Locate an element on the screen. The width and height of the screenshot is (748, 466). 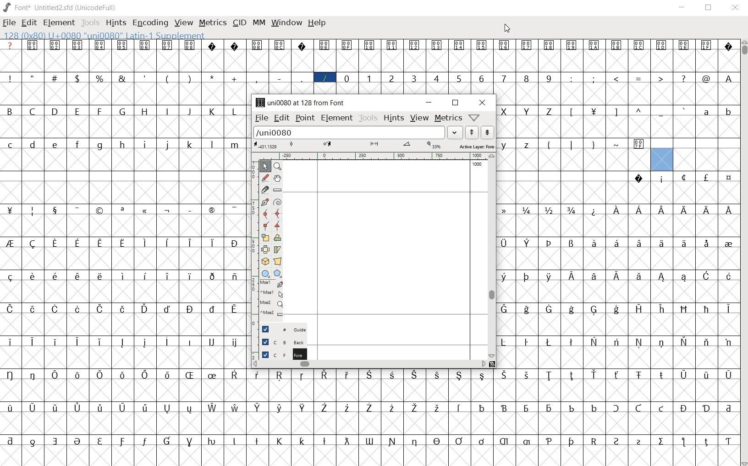
glyph is located at coordinates (236, 343).